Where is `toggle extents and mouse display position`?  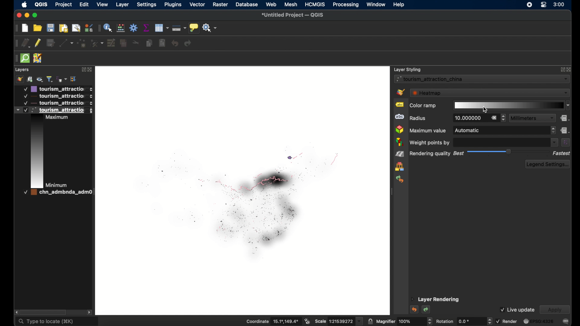 toggle extents and mouse display position is located at coordinates (307, 320).